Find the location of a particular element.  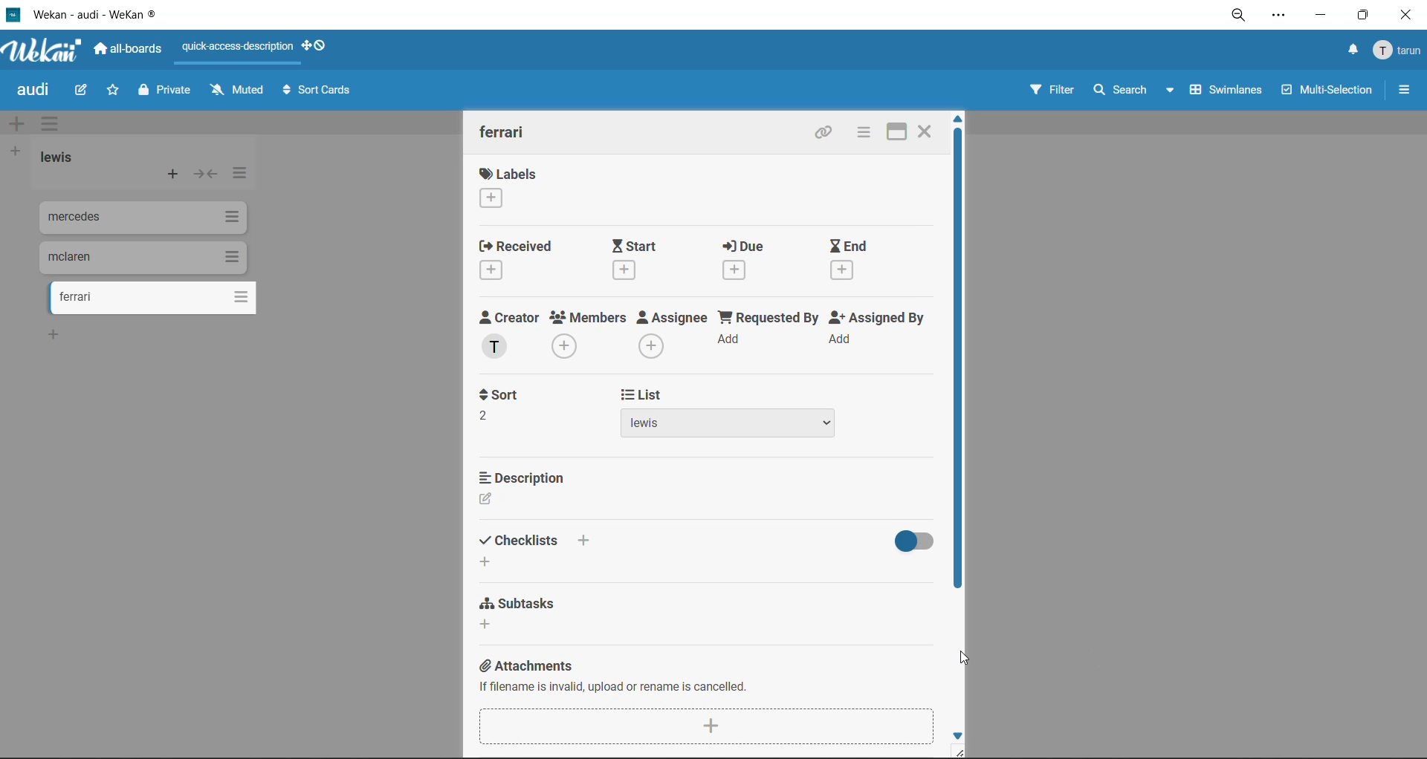

cursor is located at coordinates (966, 659).